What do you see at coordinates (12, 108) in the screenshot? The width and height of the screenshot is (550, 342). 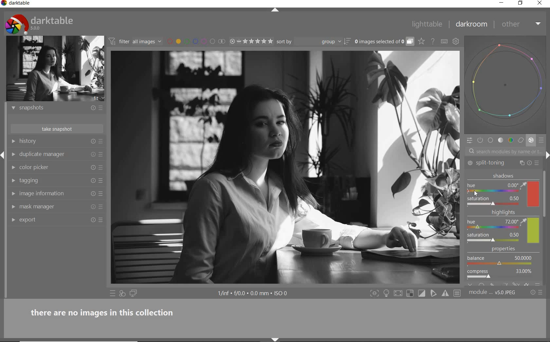 I see `show module` at bounding box center [12, 108].